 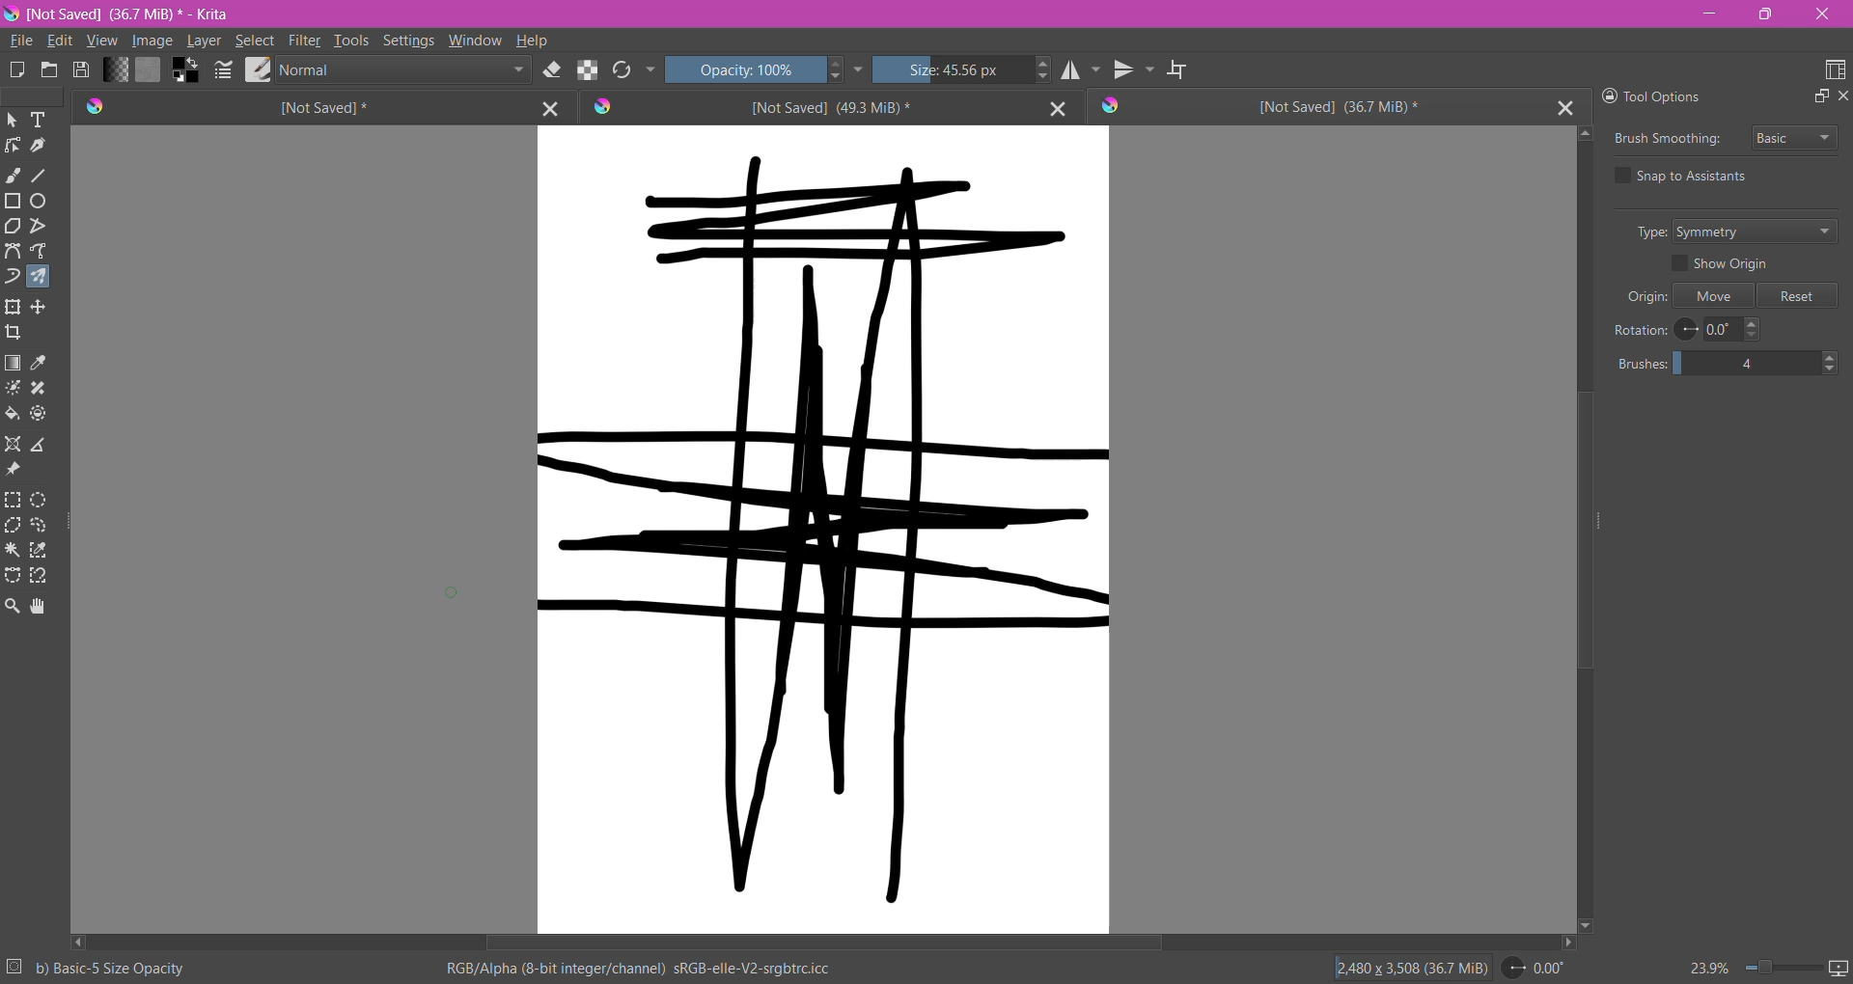 What do you see at coordinates (254, 41) in the screenshot?
I see `Select` at bounding box center [254, 41].